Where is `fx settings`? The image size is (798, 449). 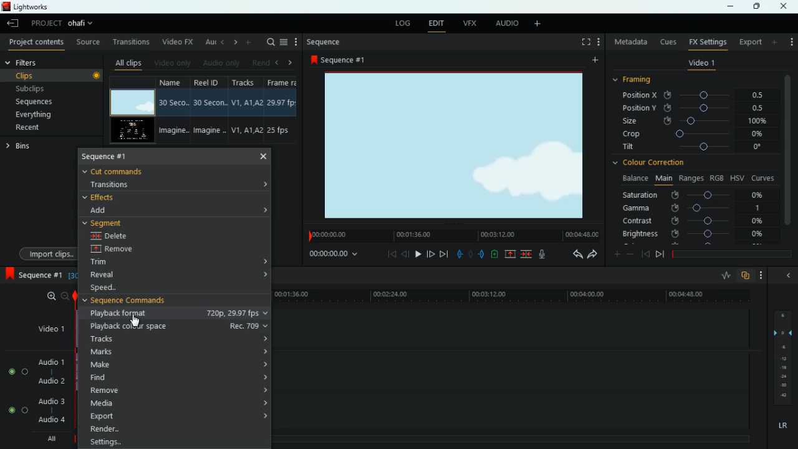
fx settings is located at coordinates (708, 43).